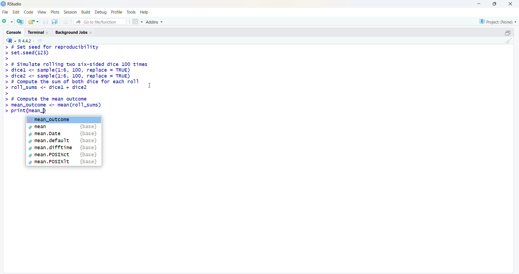  Describe the element at coordinates (145, 12) in the screenshot. I see `help` at that location.